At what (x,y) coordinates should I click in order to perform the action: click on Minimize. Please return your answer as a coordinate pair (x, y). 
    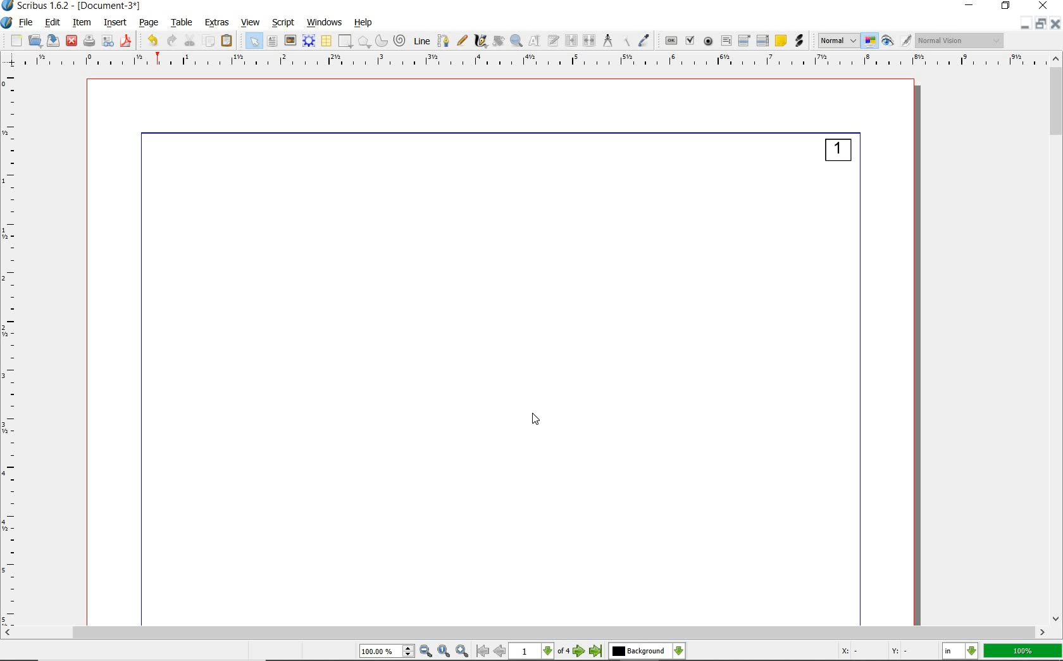
    Looking at the image, I should click on (1040, 25).